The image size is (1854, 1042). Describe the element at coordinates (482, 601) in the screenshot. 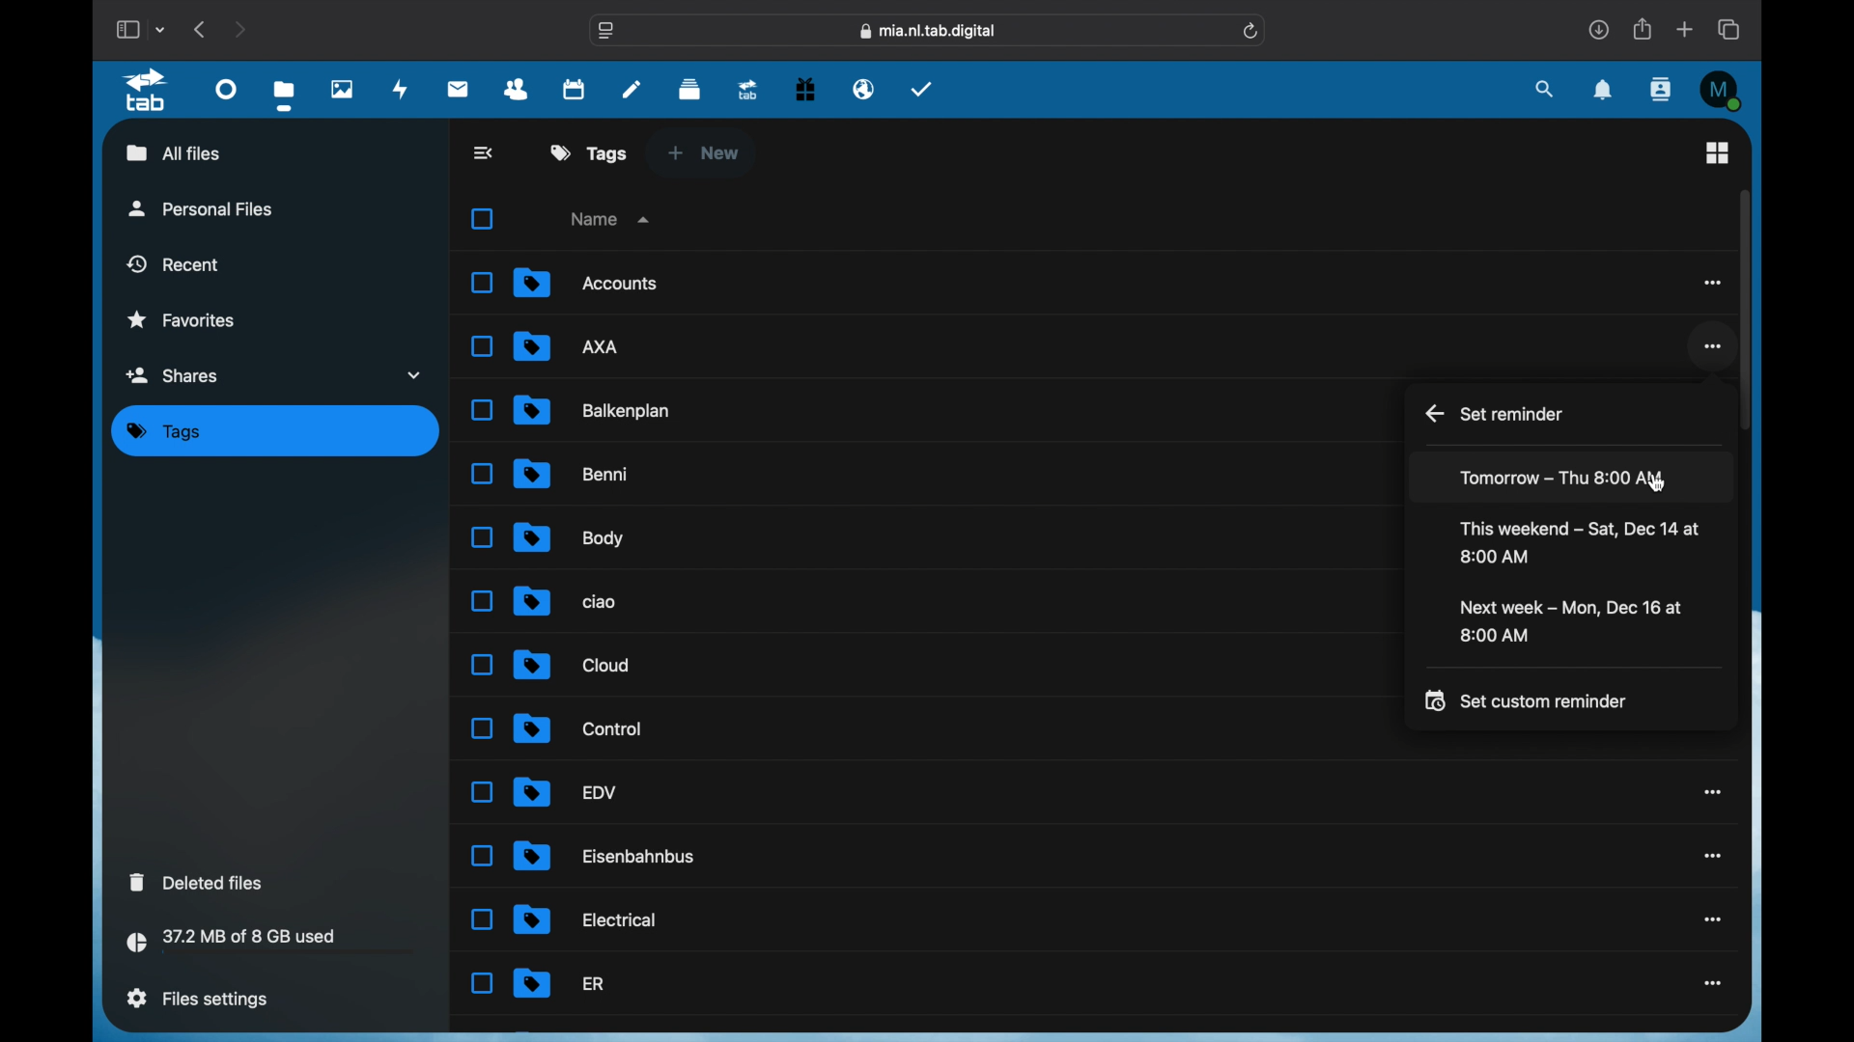

I see `Unselected Checkbox` at that location.